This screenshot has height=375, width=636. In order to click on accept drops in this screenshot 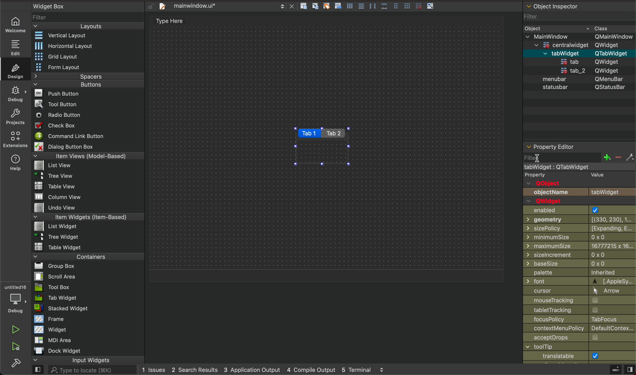, I will do `click(580, 338)`.